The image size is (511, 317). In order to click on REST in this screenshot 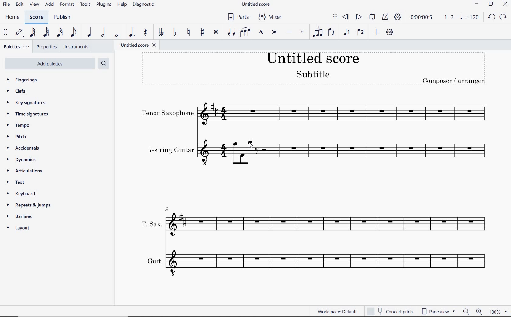, I will do `click(146, 32)`.